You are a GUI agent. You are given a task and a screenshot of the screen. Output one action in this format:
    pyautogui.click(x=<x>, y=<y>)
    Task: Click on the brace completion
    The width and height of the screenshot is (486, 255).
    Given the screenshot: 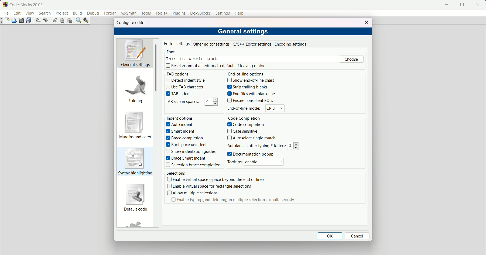 What is the action you would take?
    pyautogui.click(x=184, y=138)
    